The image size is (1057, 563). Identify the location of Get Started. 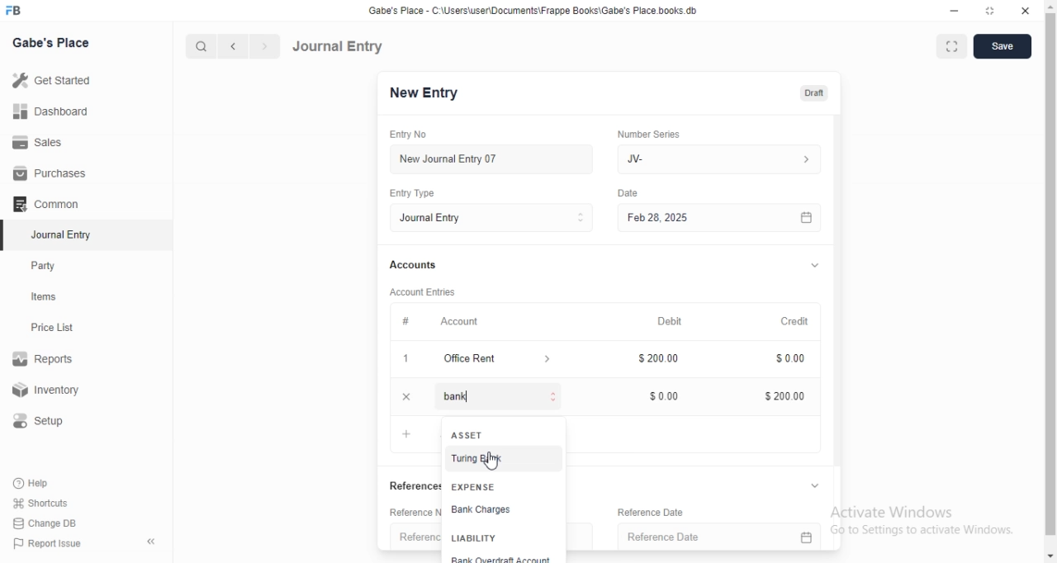
(50, 82).